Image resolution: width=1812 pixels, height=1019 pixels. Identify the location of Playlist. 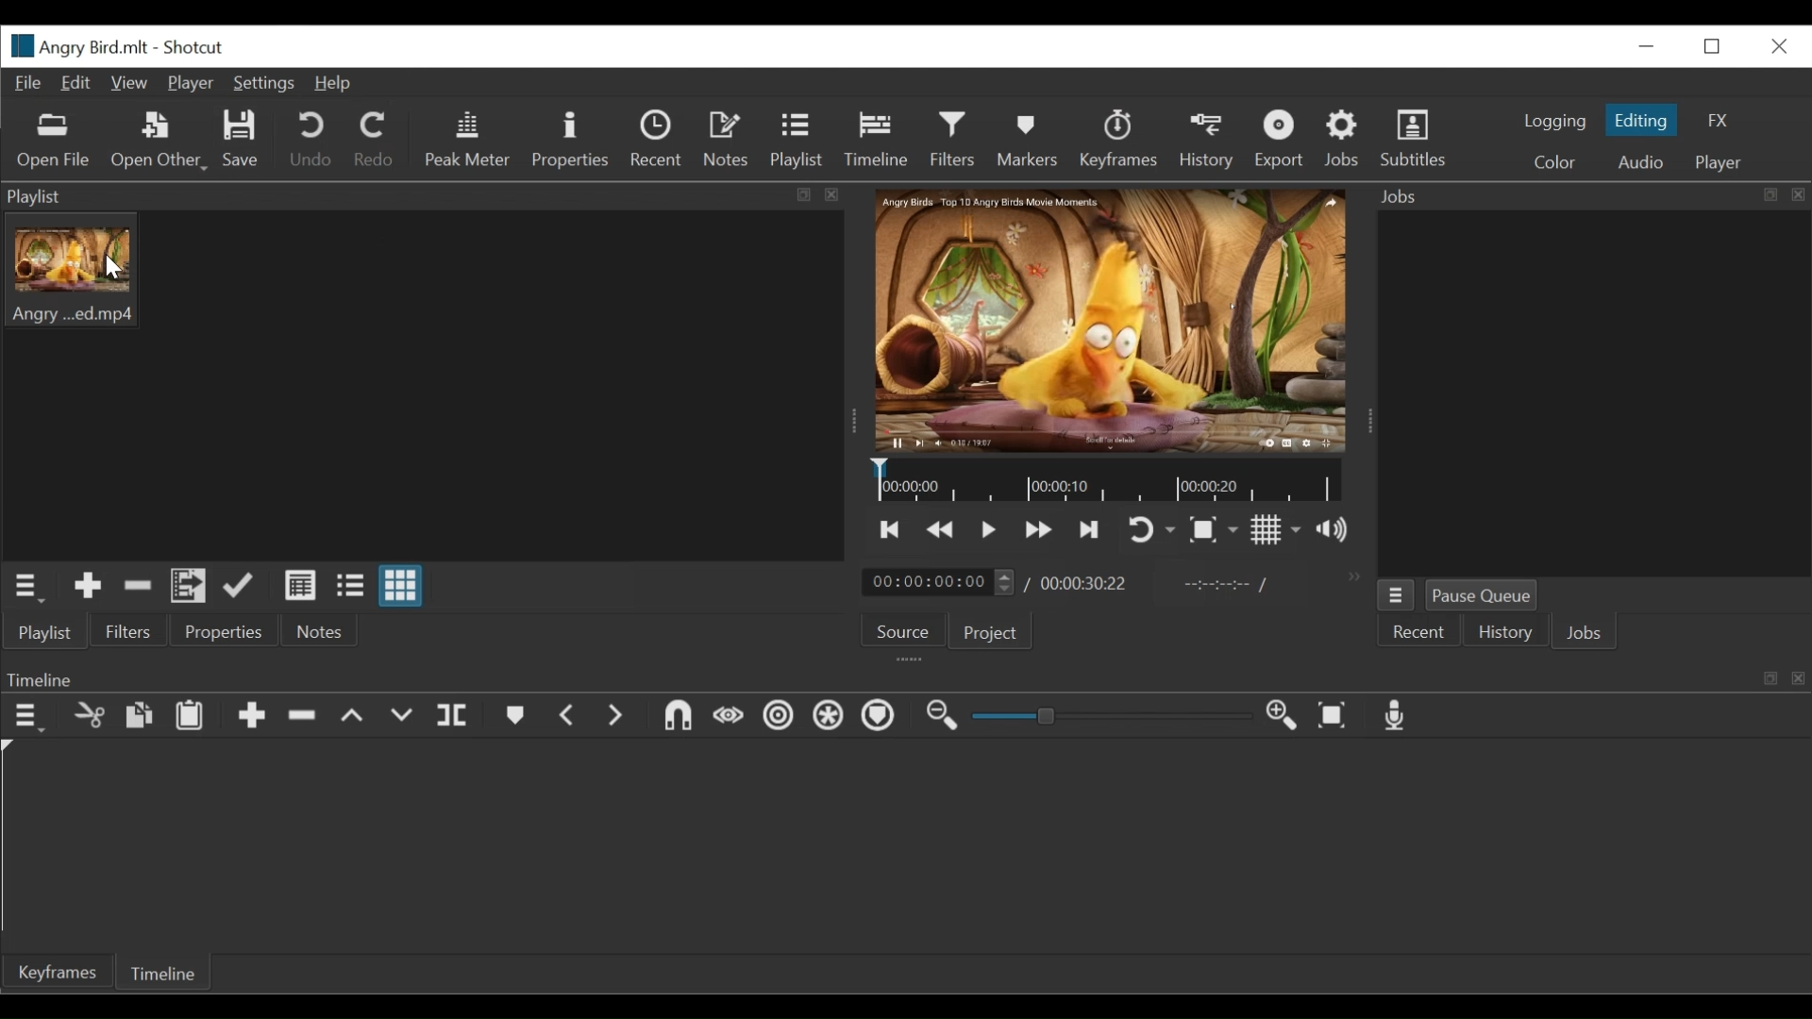
(799, 141).